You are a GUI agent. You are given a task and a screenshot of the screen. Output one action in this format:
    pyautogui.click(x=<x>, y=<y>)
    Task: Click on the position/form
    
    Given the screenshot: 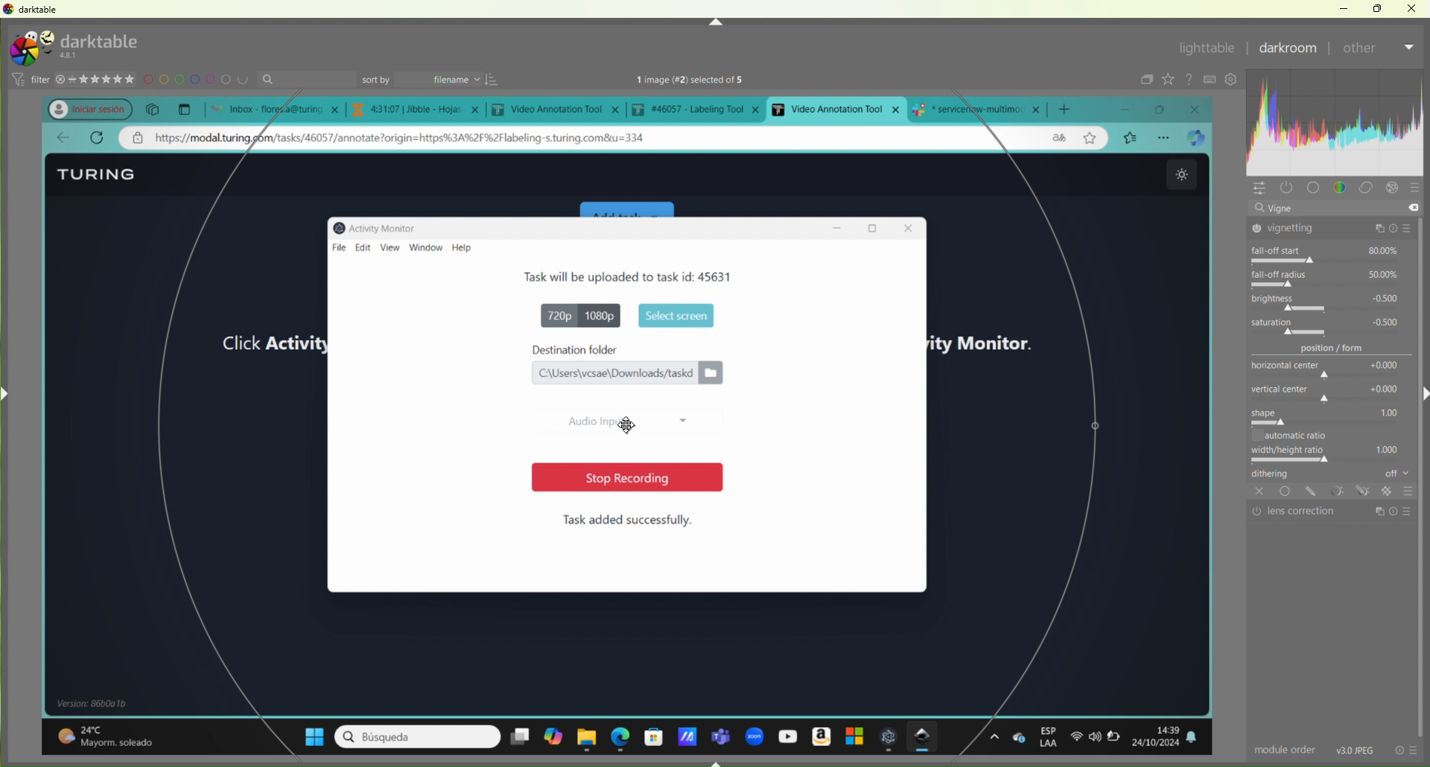 What is the action you would take?
    pyautogui.click(x=1325, y=347)
    